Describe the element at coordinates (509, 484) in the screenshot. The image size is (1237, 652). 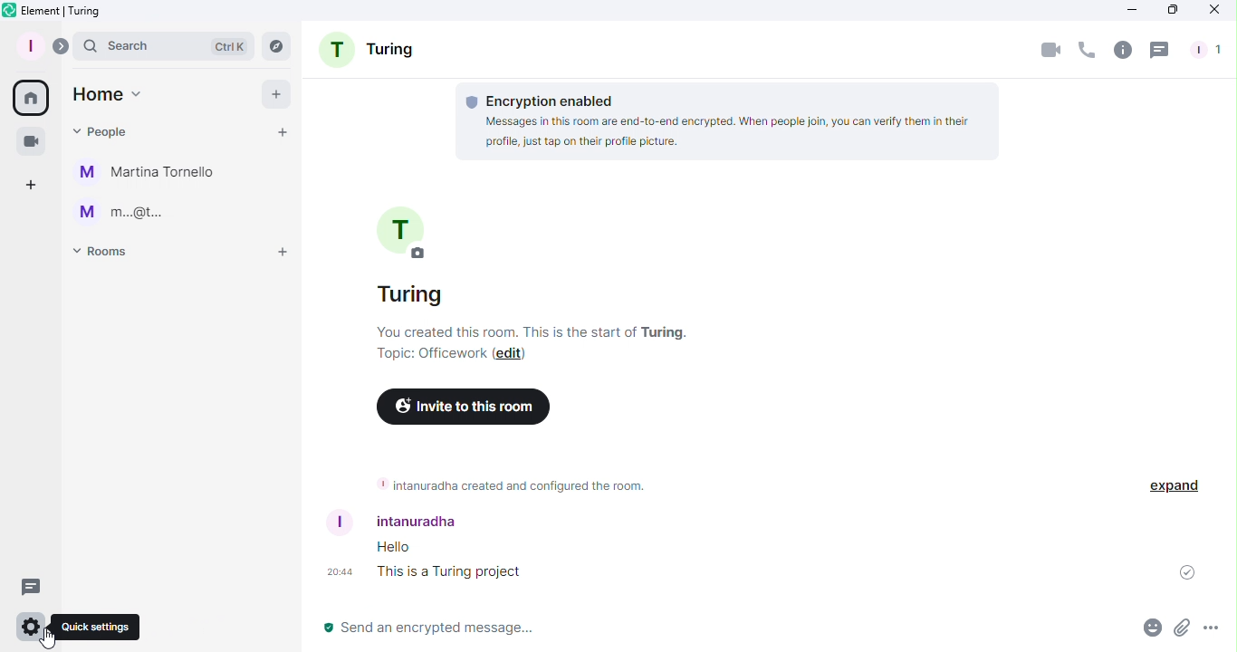
I see `Room information` at that location.